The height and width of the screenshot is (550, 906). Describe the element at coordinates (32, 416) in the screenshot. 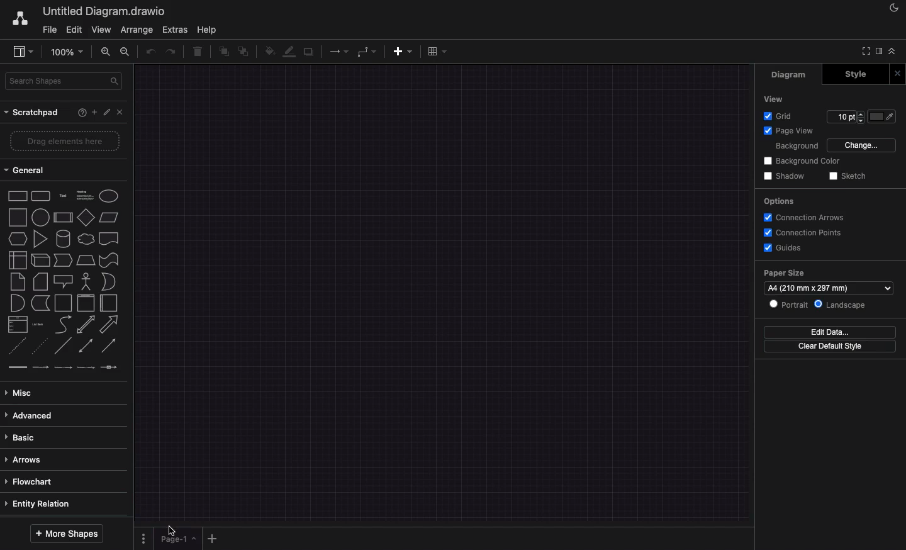

I see `advanced` at that location.